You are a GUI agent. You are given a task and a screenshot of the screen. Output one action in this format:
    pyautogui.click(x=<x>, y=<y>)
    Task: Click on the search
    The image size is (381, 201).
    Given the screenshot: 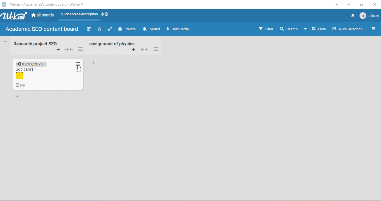 What is the action you would take?
    pyautogui.click(x=293, y=28)
    